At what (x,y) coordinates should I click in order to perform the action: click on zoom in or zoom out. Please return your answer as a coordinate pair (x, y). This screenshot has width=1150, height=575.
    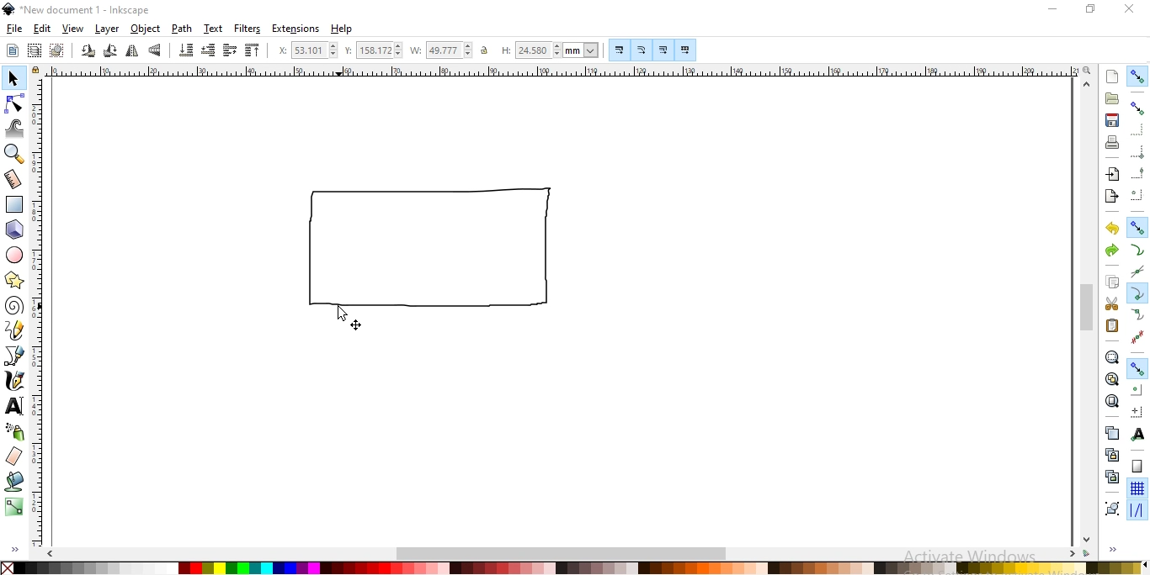
    Looking at the image, I should click on (13, 155).